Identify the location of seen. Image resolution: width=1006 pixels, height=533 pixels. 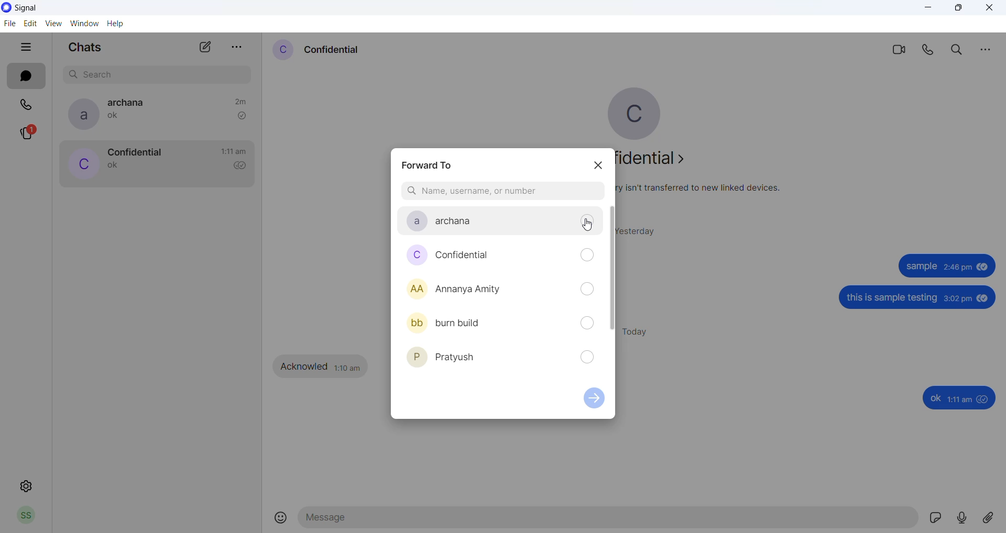
(985, 399).